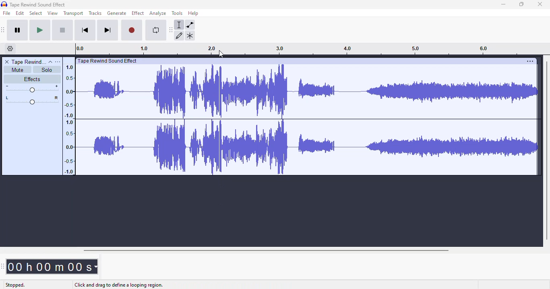 The image size is (550, 289). What do you see at coordinates (41, 4) in the screenshot?
I see `Tape Rewind Sound Effect` at bounding box center [41, 4].